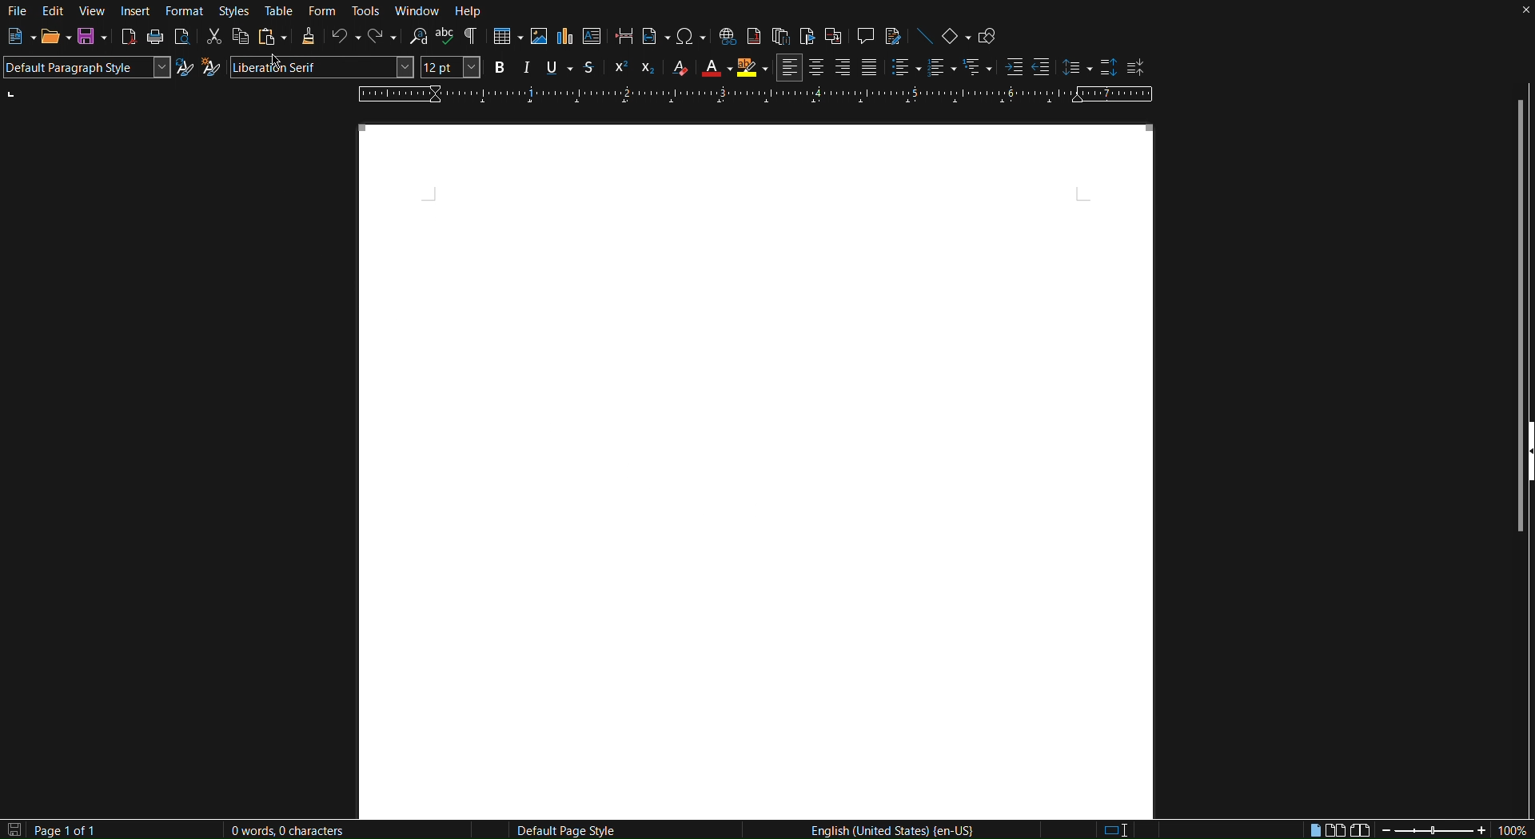 The image size is (1535, 839). What do you see at coordinates (449, 67) in the screenshot?
I see `Font size - 12pt` at bounding box center [449, 67].